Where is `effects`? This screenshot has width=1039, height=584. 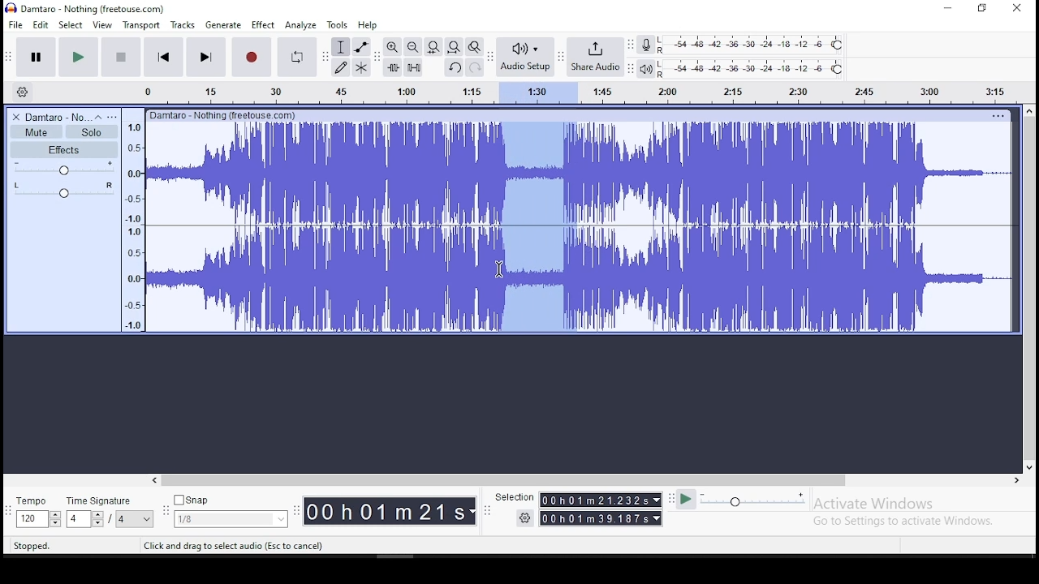 effects is located at coordinates (64, 149).